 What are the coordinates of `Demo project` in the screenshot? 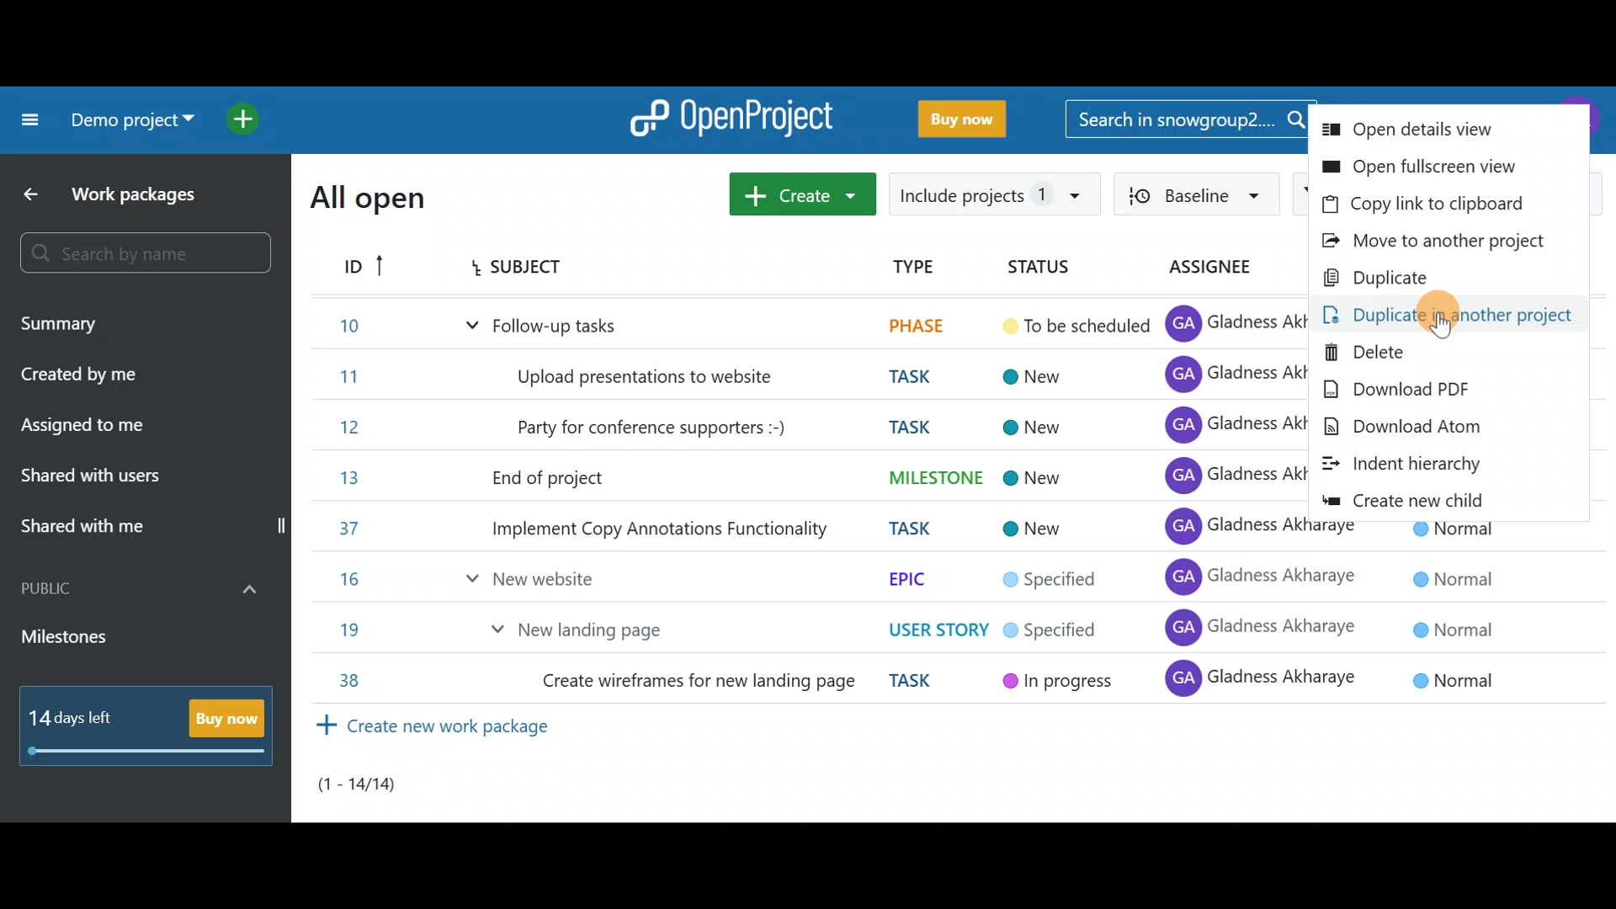 It's located at (126, 124).